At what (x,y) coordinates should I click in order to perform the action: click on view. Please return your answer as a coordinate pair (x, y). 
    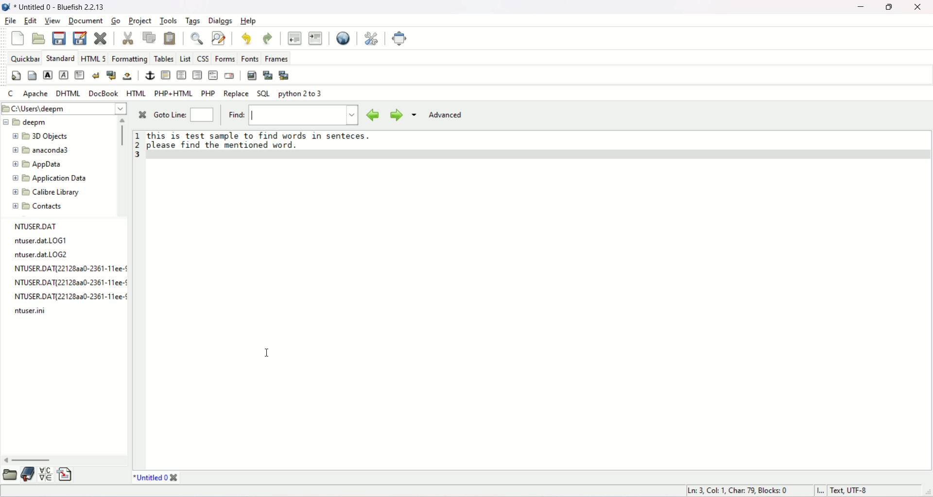
    Looking at the image, I should click on (52, 21).